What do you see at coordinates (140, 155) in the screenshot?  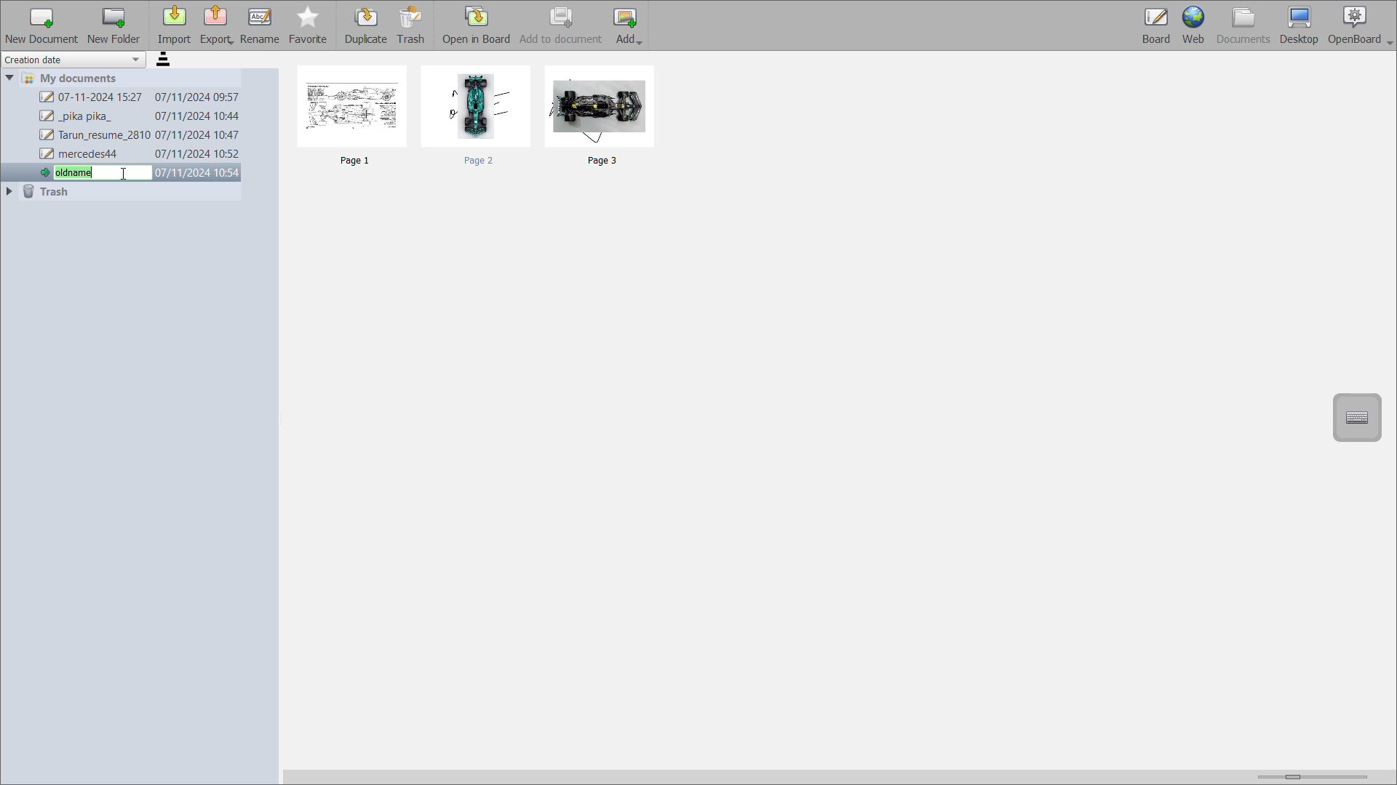 I see `mercedes44 07/11/2024 10:52` at bounding box center [140, 155].